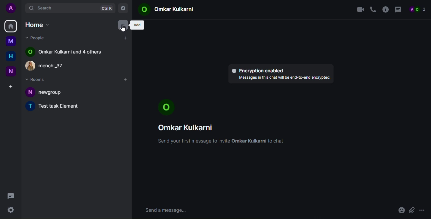 The height and width of the screenshot is (219, 431). What do you see at coordinates (10, 209) in the screenshot?
I see `quick settings` at bounding box center [10, 209].